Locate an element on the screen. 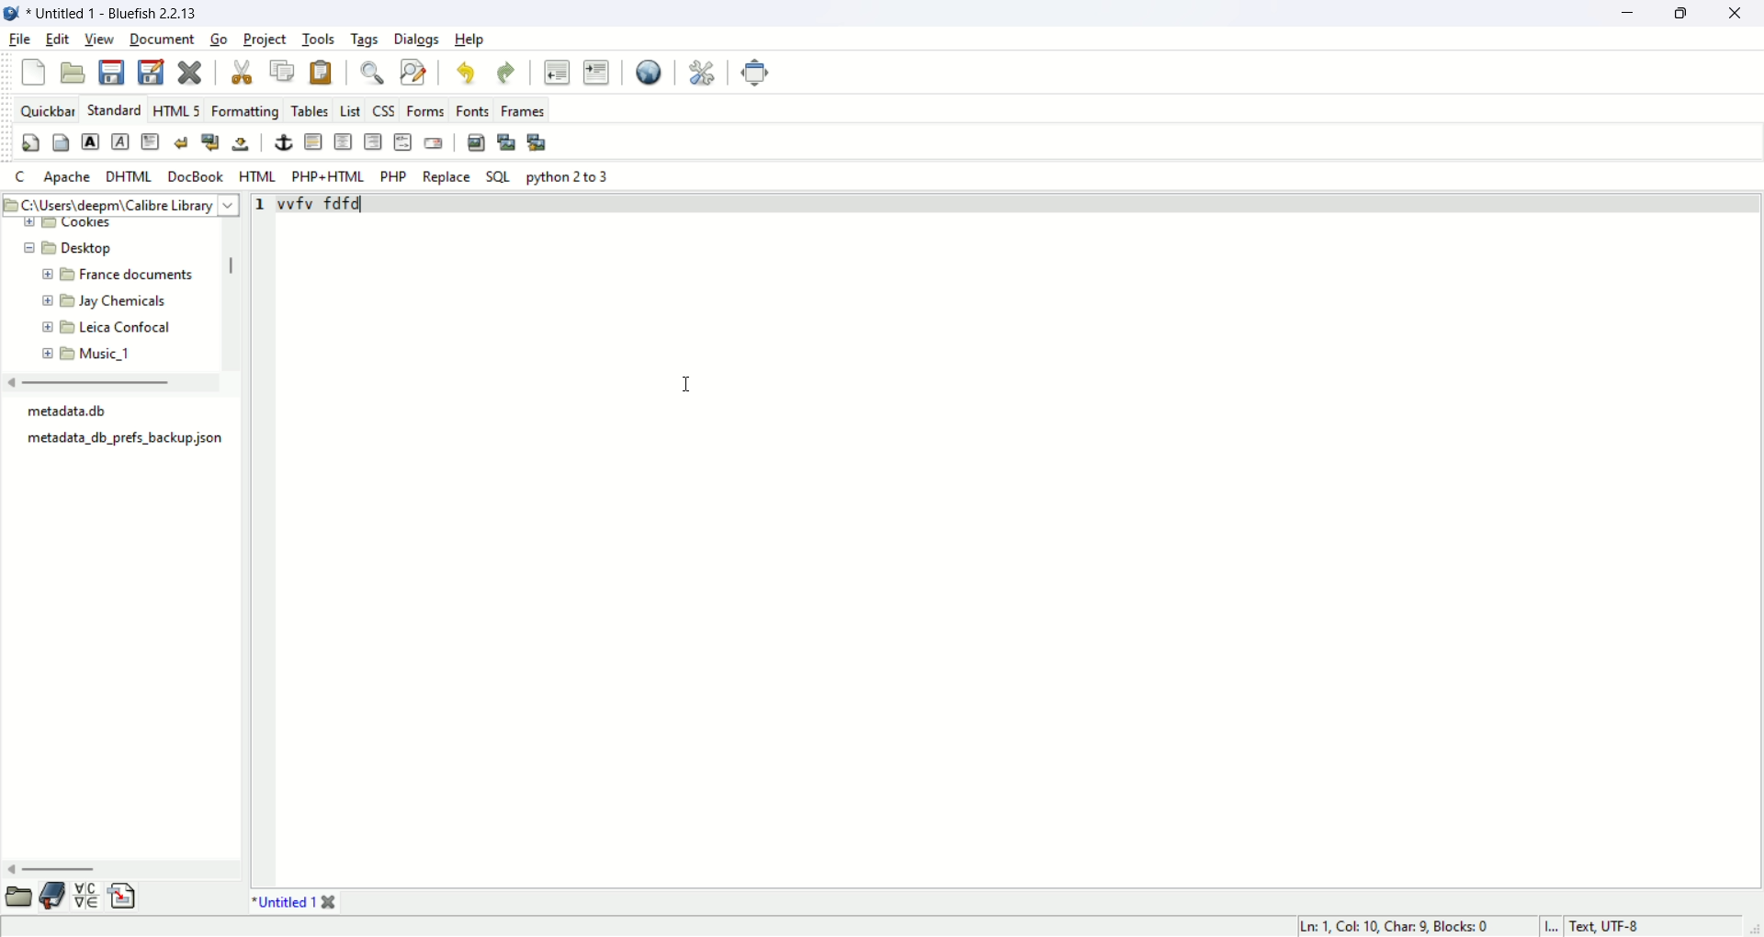 Image resolution: width=1764 pixels, height=937 pixels.  France documents is located at coordinates (133, 277).